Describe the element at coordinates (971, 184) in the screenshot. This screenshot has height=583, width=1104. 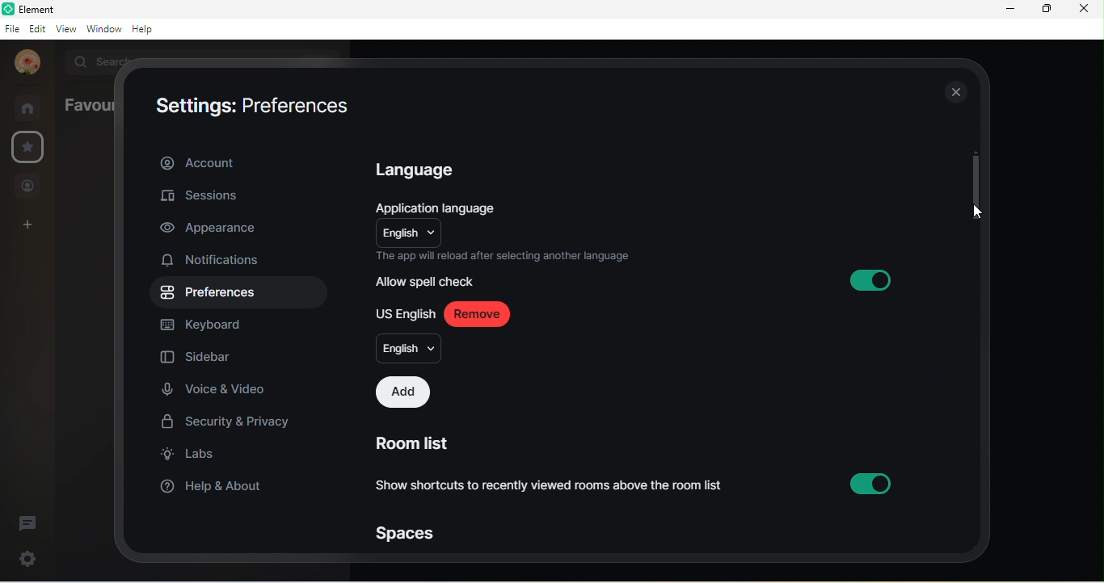
I see `vertical scroll bar` at that location.